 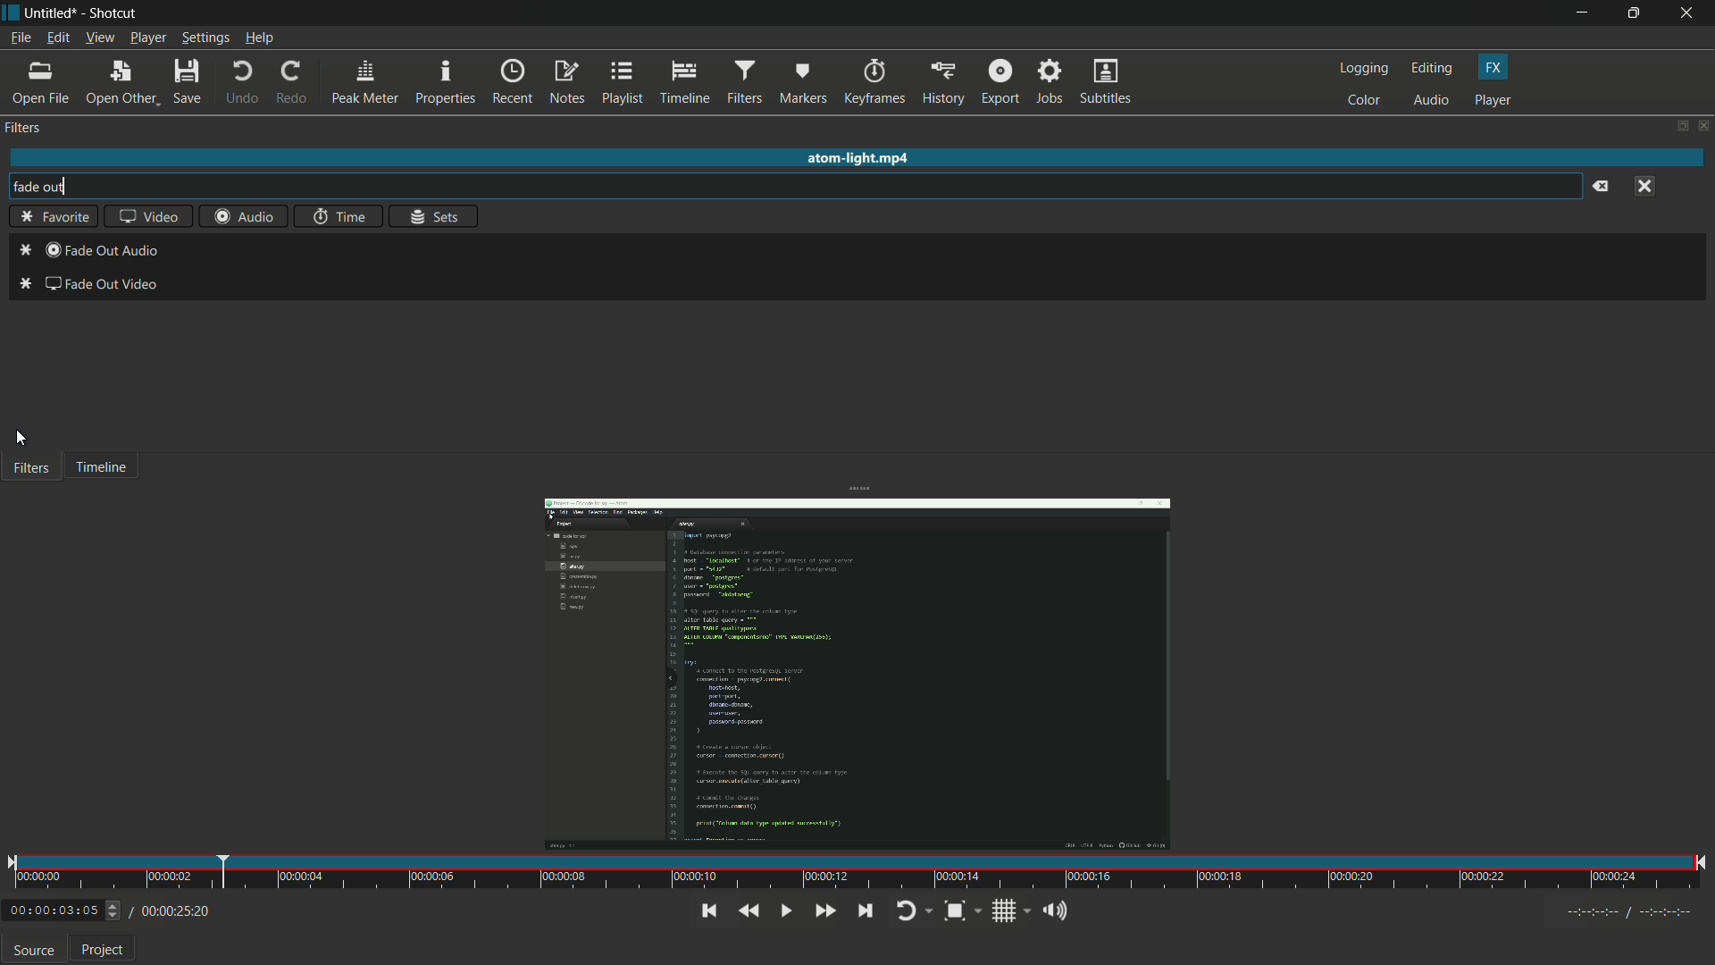 What do you see at coordinates (685, 82) in the screenshot?
I see `timeline` at bounding box center [685, 82].